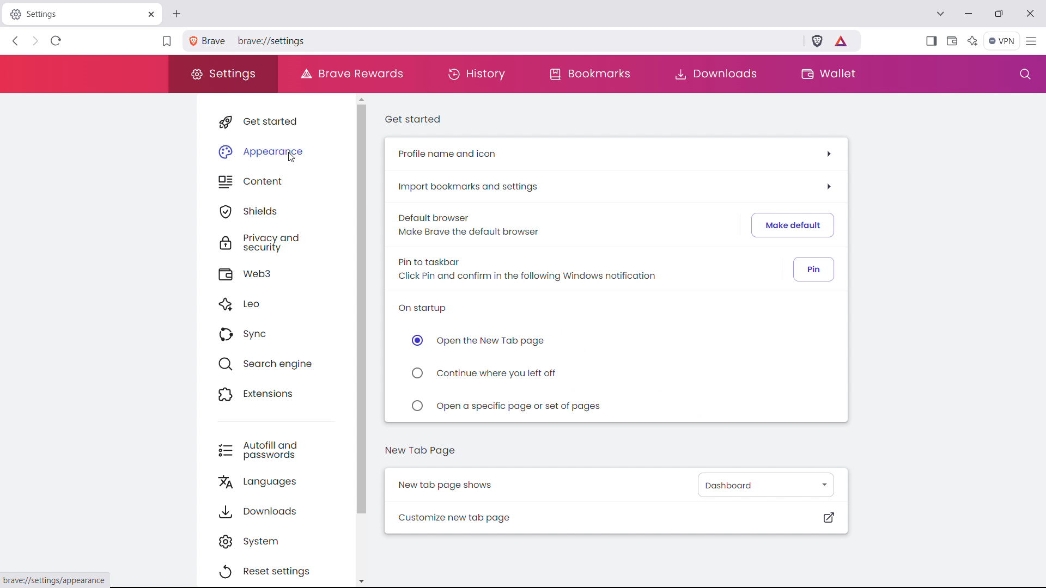 The width and height of the screenshot is (1046, 588). Describe the element at coordinates (592, 75) in the screenshot. I see `bookmarks` at that location.